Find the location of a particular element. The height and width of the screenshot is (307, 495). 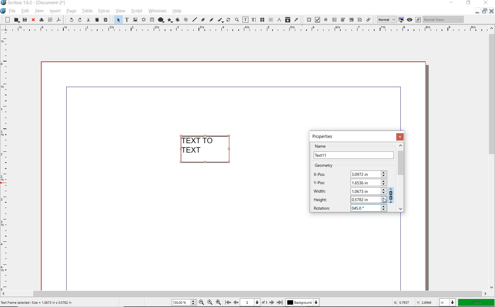

select image preview quality is located at coordinates (386, 19).